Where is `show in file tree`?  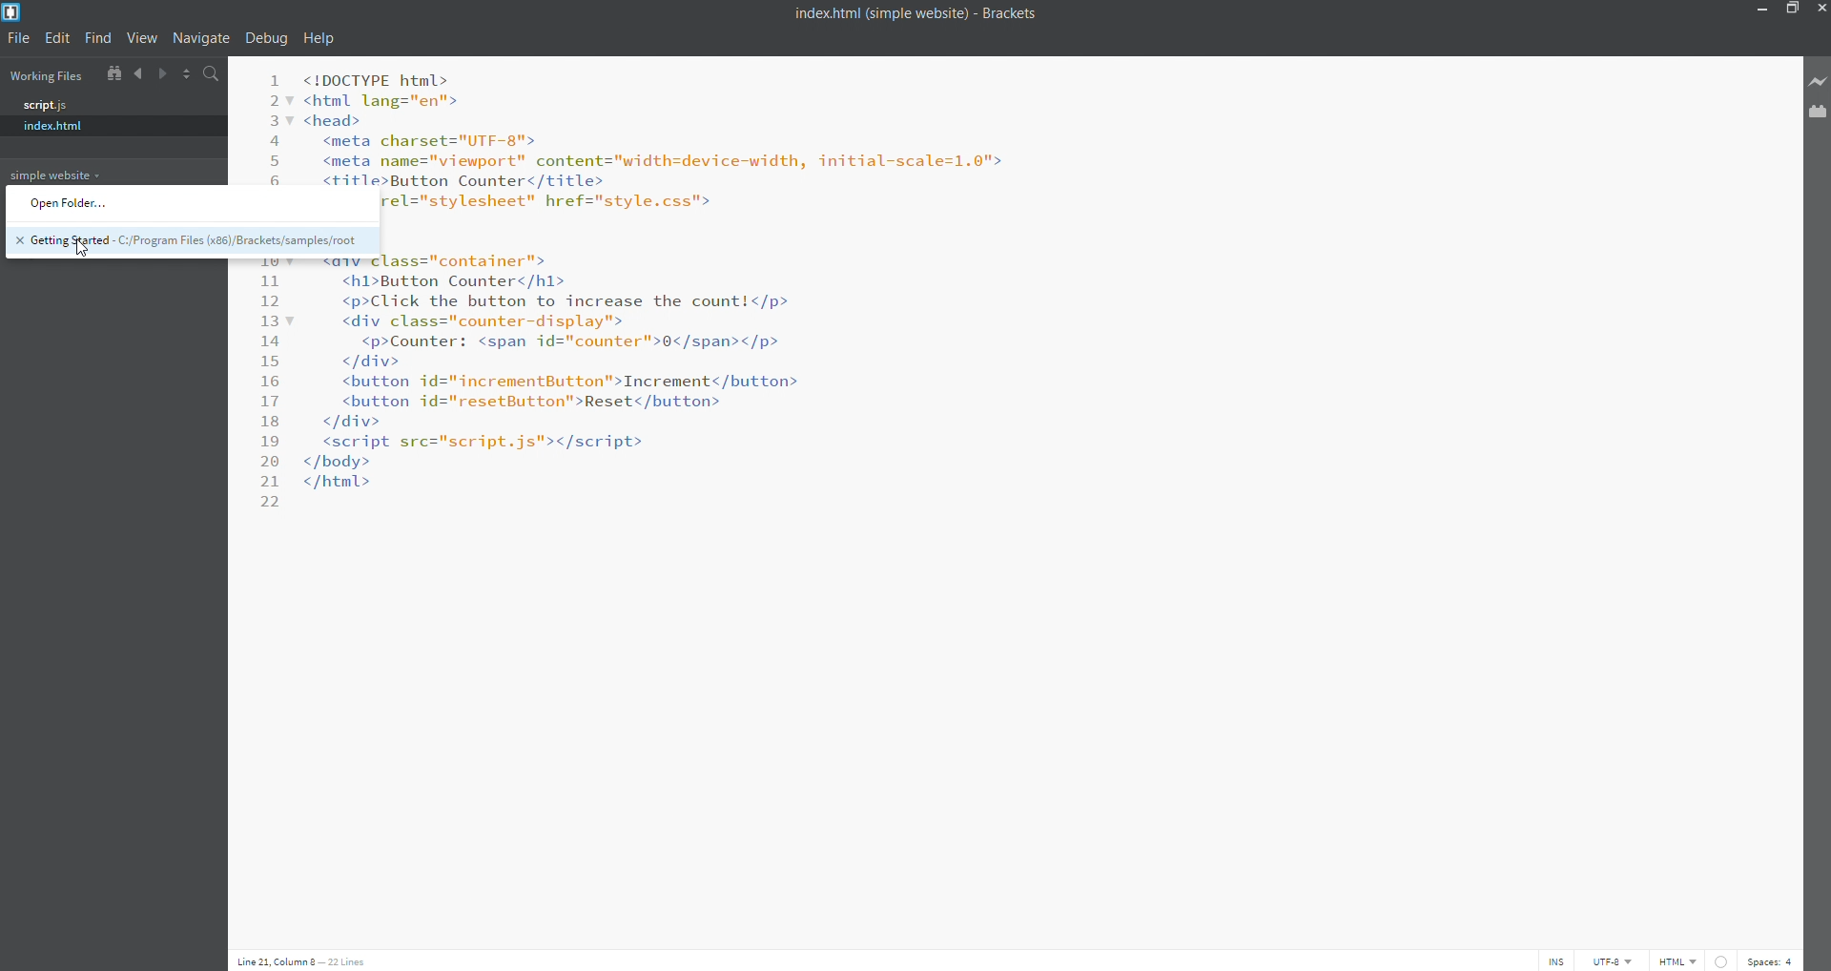
show in file tree is located at coordinates (112, 74).